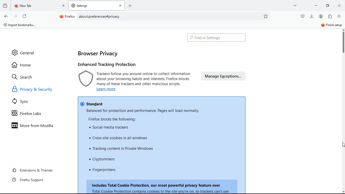 The image size is (345, 194). I want to click on tracking content in Private window, so click(121, 149).